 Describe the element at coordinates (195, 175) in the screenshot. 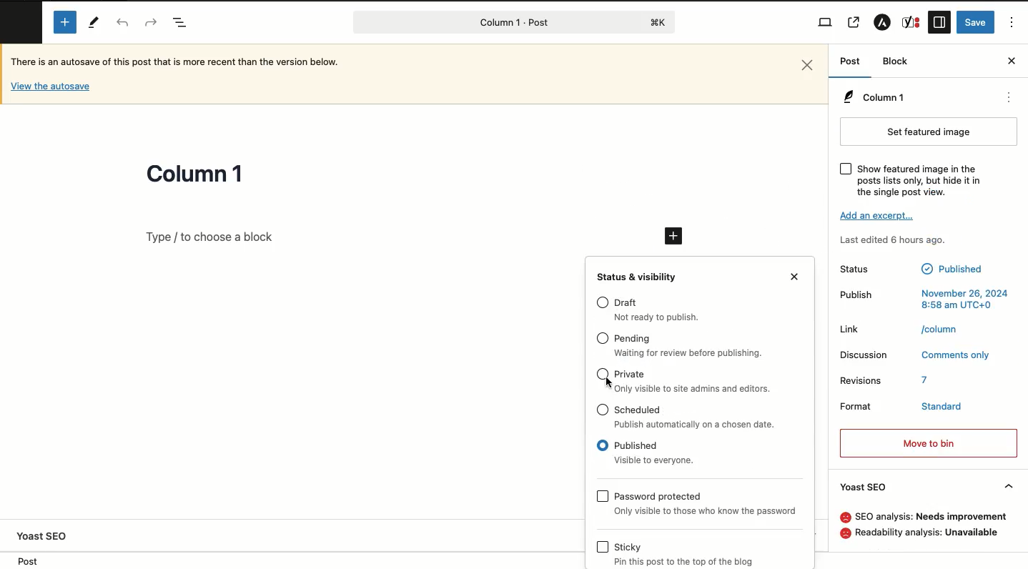

I see `Title` at that location.